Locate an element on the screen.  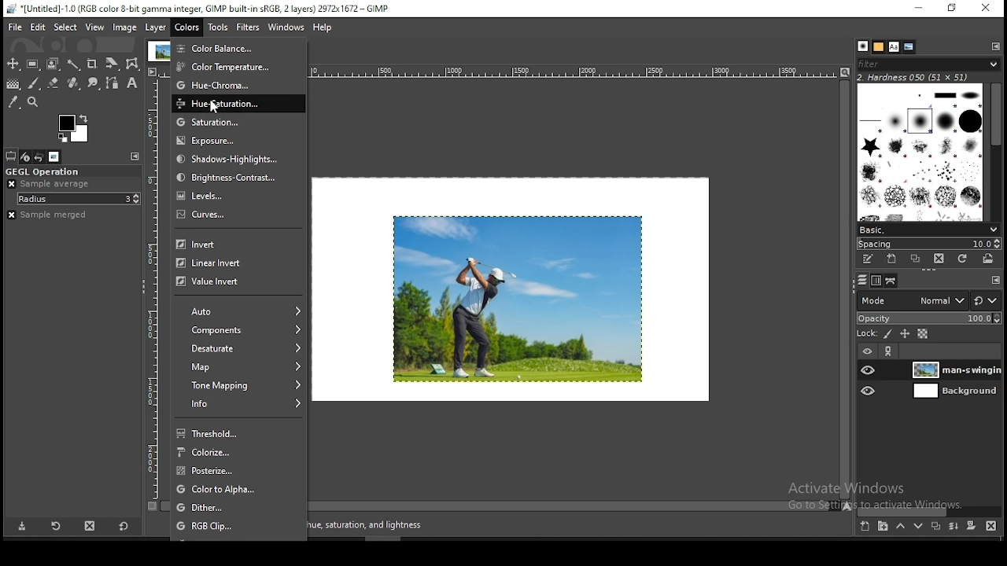
undo history is located at coordinates (41, 157).